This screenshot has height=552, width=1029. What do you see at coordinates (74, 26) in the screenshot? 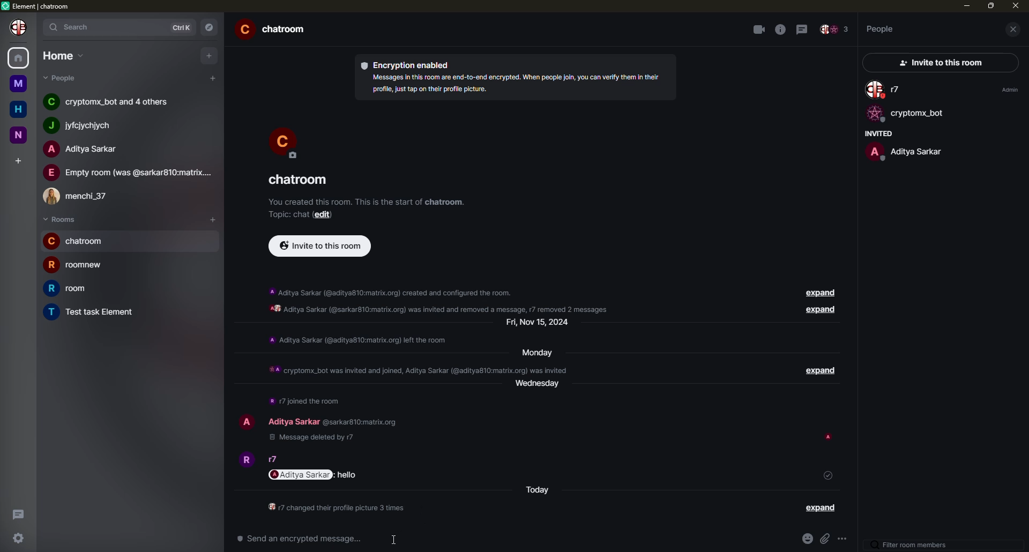
I see `search` at bounding box center [74, 26].